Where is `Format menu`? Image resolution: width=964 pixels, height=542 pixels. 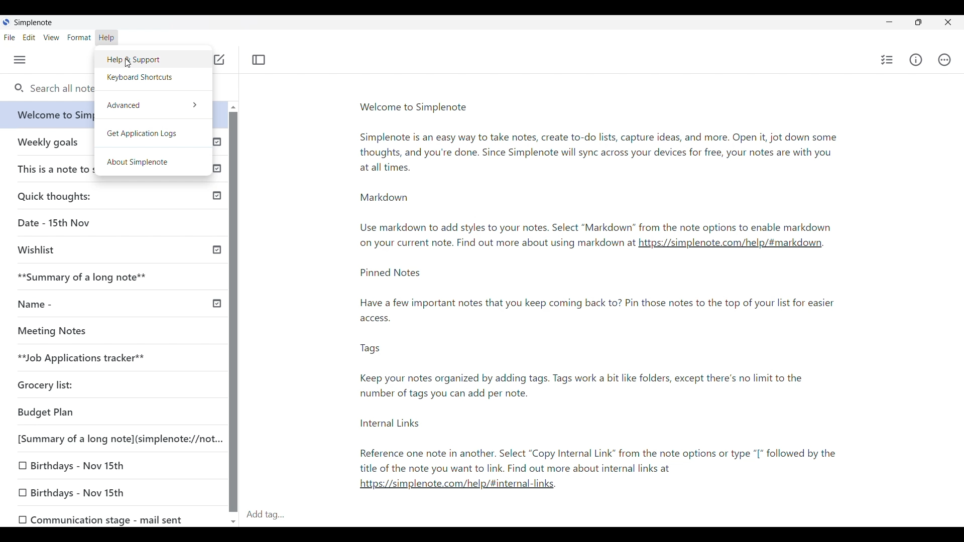 Format menu is located at coordinates (79, 38).